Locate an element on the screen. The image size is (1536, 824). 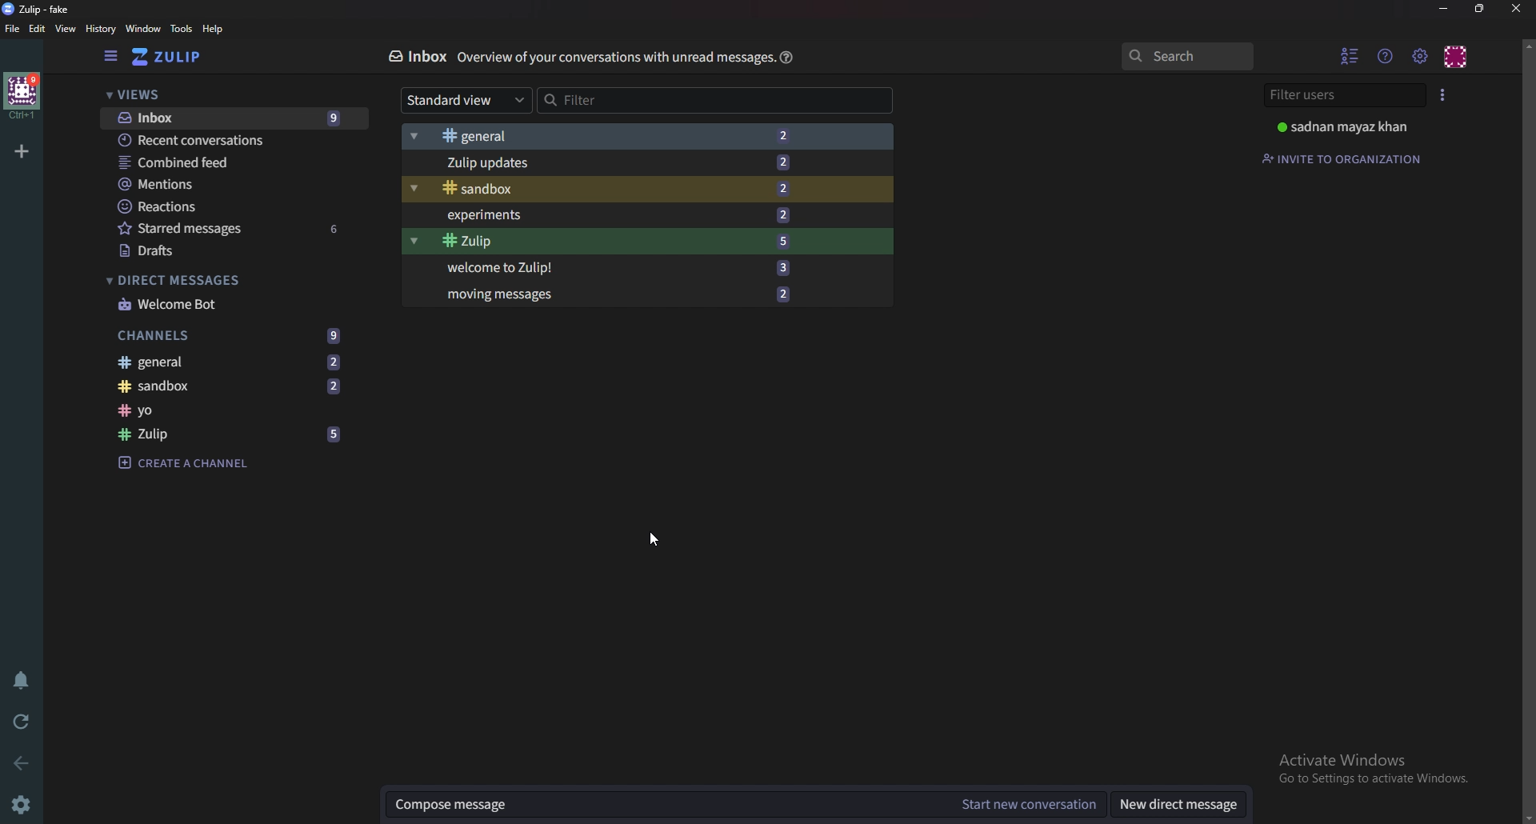
Create a channel is located at coordinates (194, 463).